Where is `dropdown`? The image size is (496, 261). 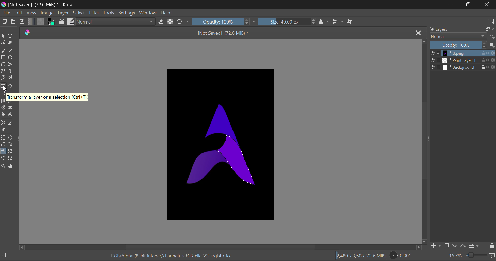 dropdown is located at coordinates (254, 21).